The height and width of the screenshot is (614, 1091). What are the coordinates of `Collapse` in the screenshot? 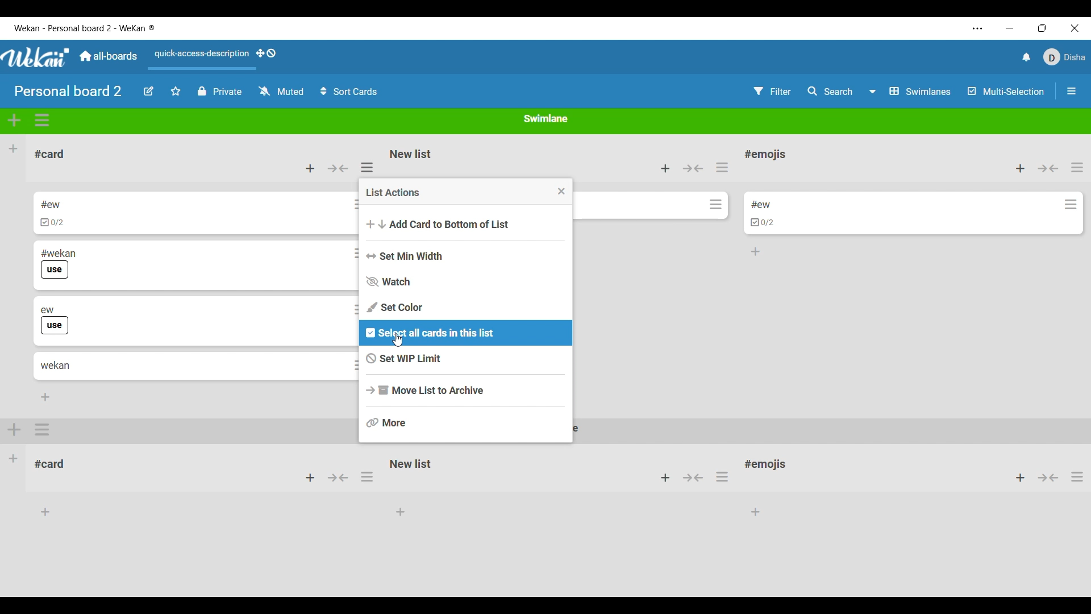 It's located at (693, 168).